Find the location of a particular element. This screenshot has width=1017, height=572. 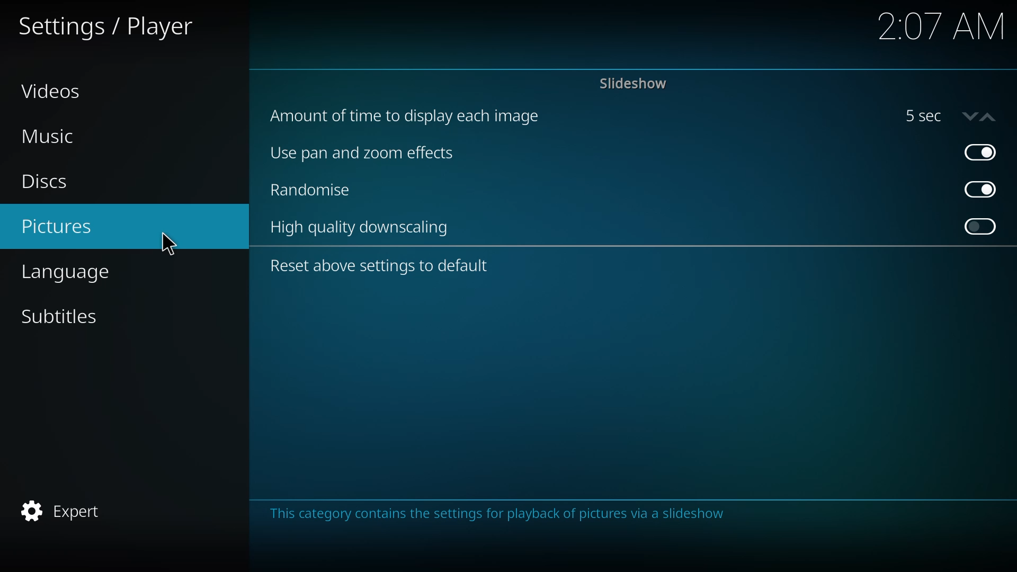

randomize is located at coordinates (312, 192).